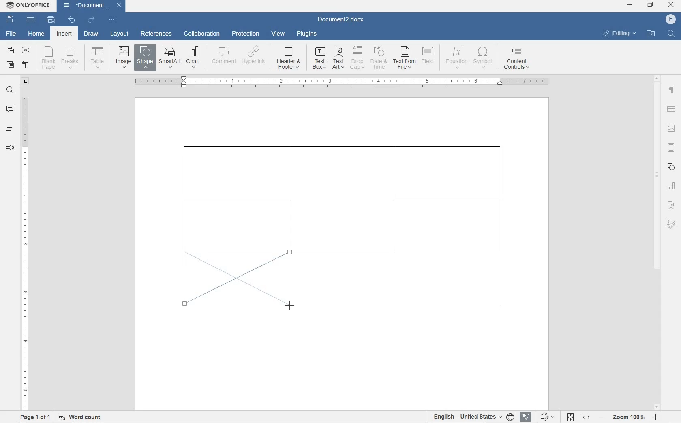 This screenshot has width=681, height=423. What do you see at coordinates (169, 58) in the screenshot?
I see `SmartArt` at bounding box center [169, 58].